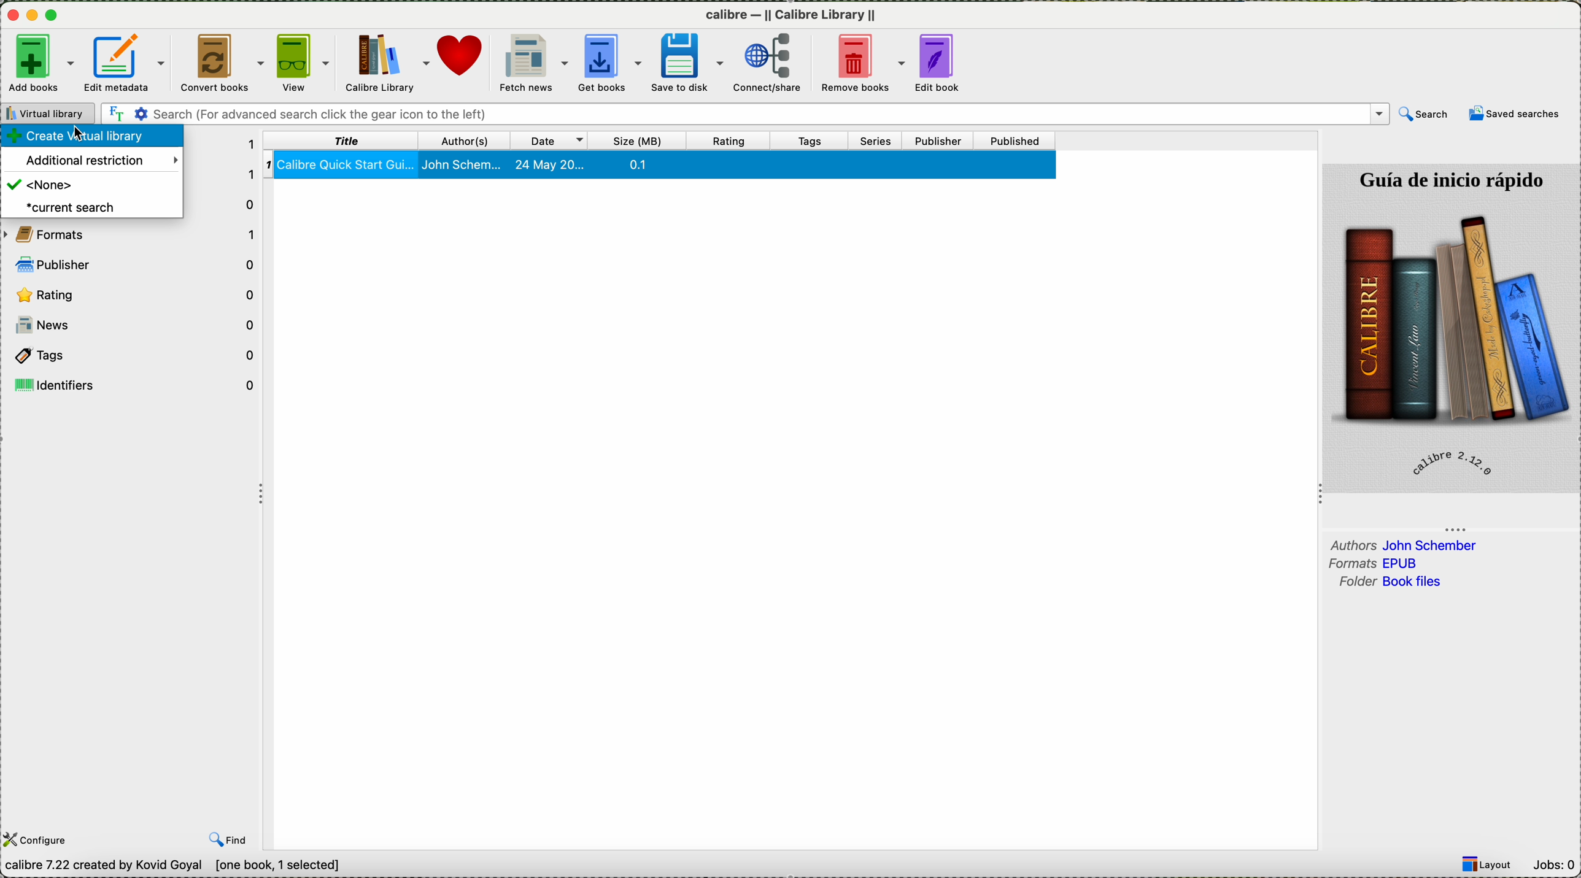 Image resolution: width=1581 pixels, height=878 pixels. What do you see at coordinates (611, 64) in the screenshot?
I see `get books` at bounding box center [611, 64].